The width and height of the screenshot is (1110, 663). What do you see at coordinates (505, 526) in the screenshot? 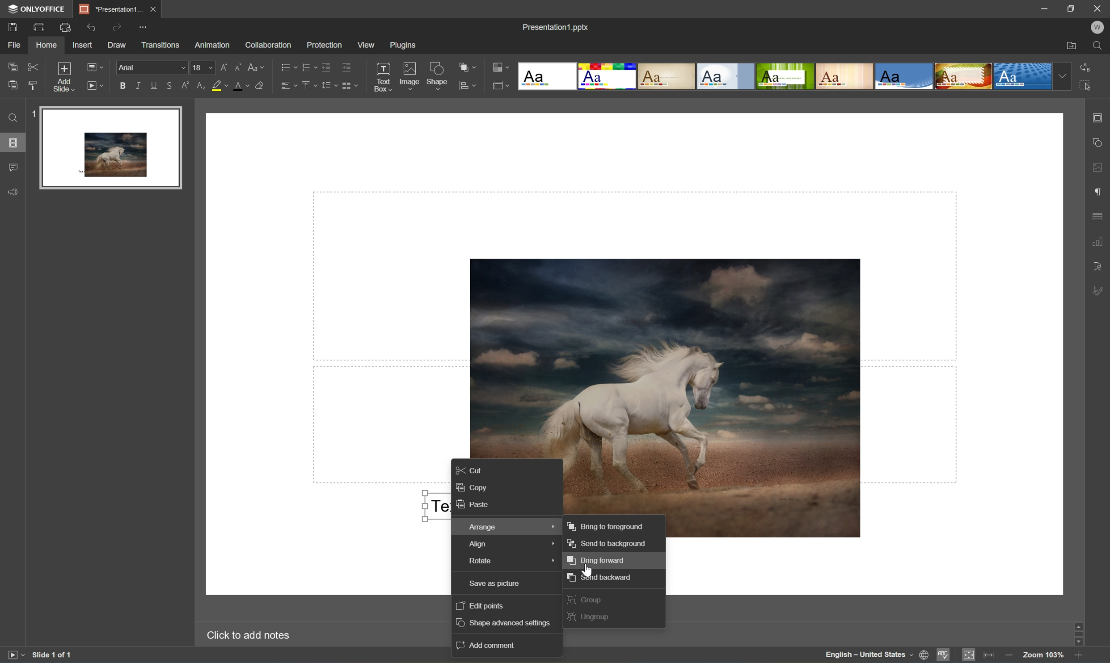
I see `Arrange` at bounding box center [505, 526].